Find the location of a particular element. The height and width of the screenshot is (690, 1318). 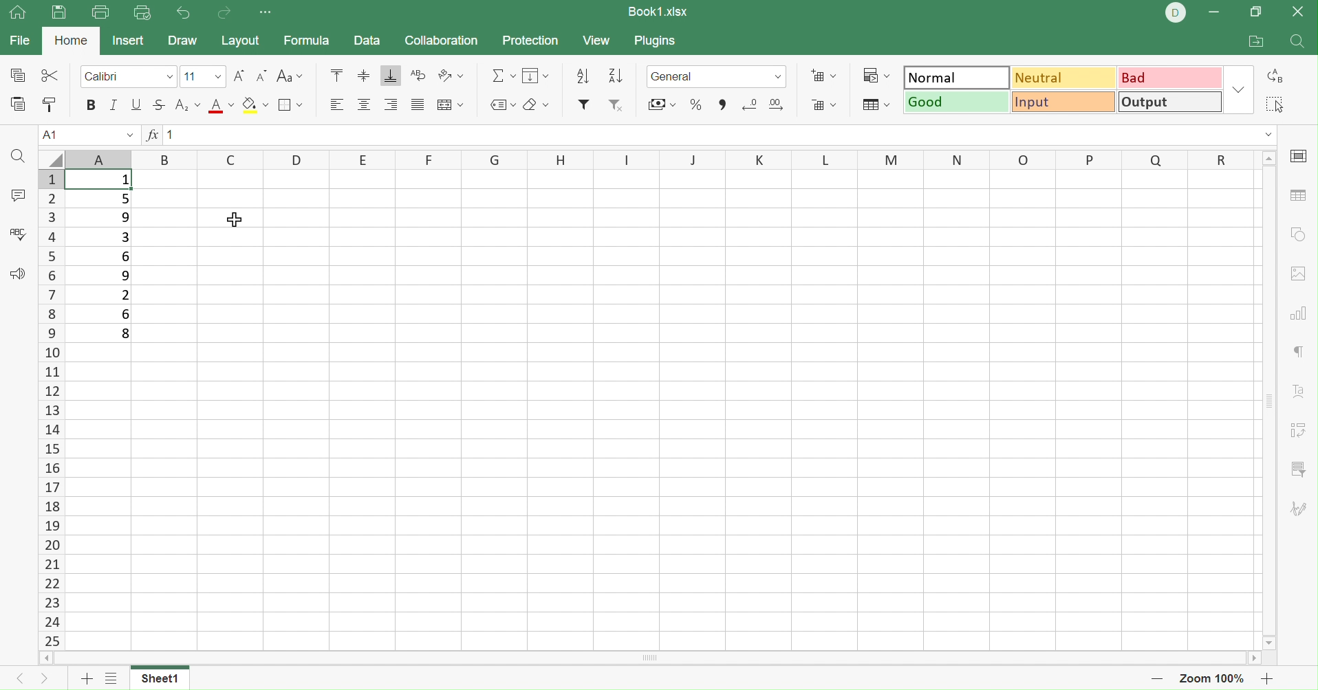

Increase decimal is located at coordinates (782, 106).